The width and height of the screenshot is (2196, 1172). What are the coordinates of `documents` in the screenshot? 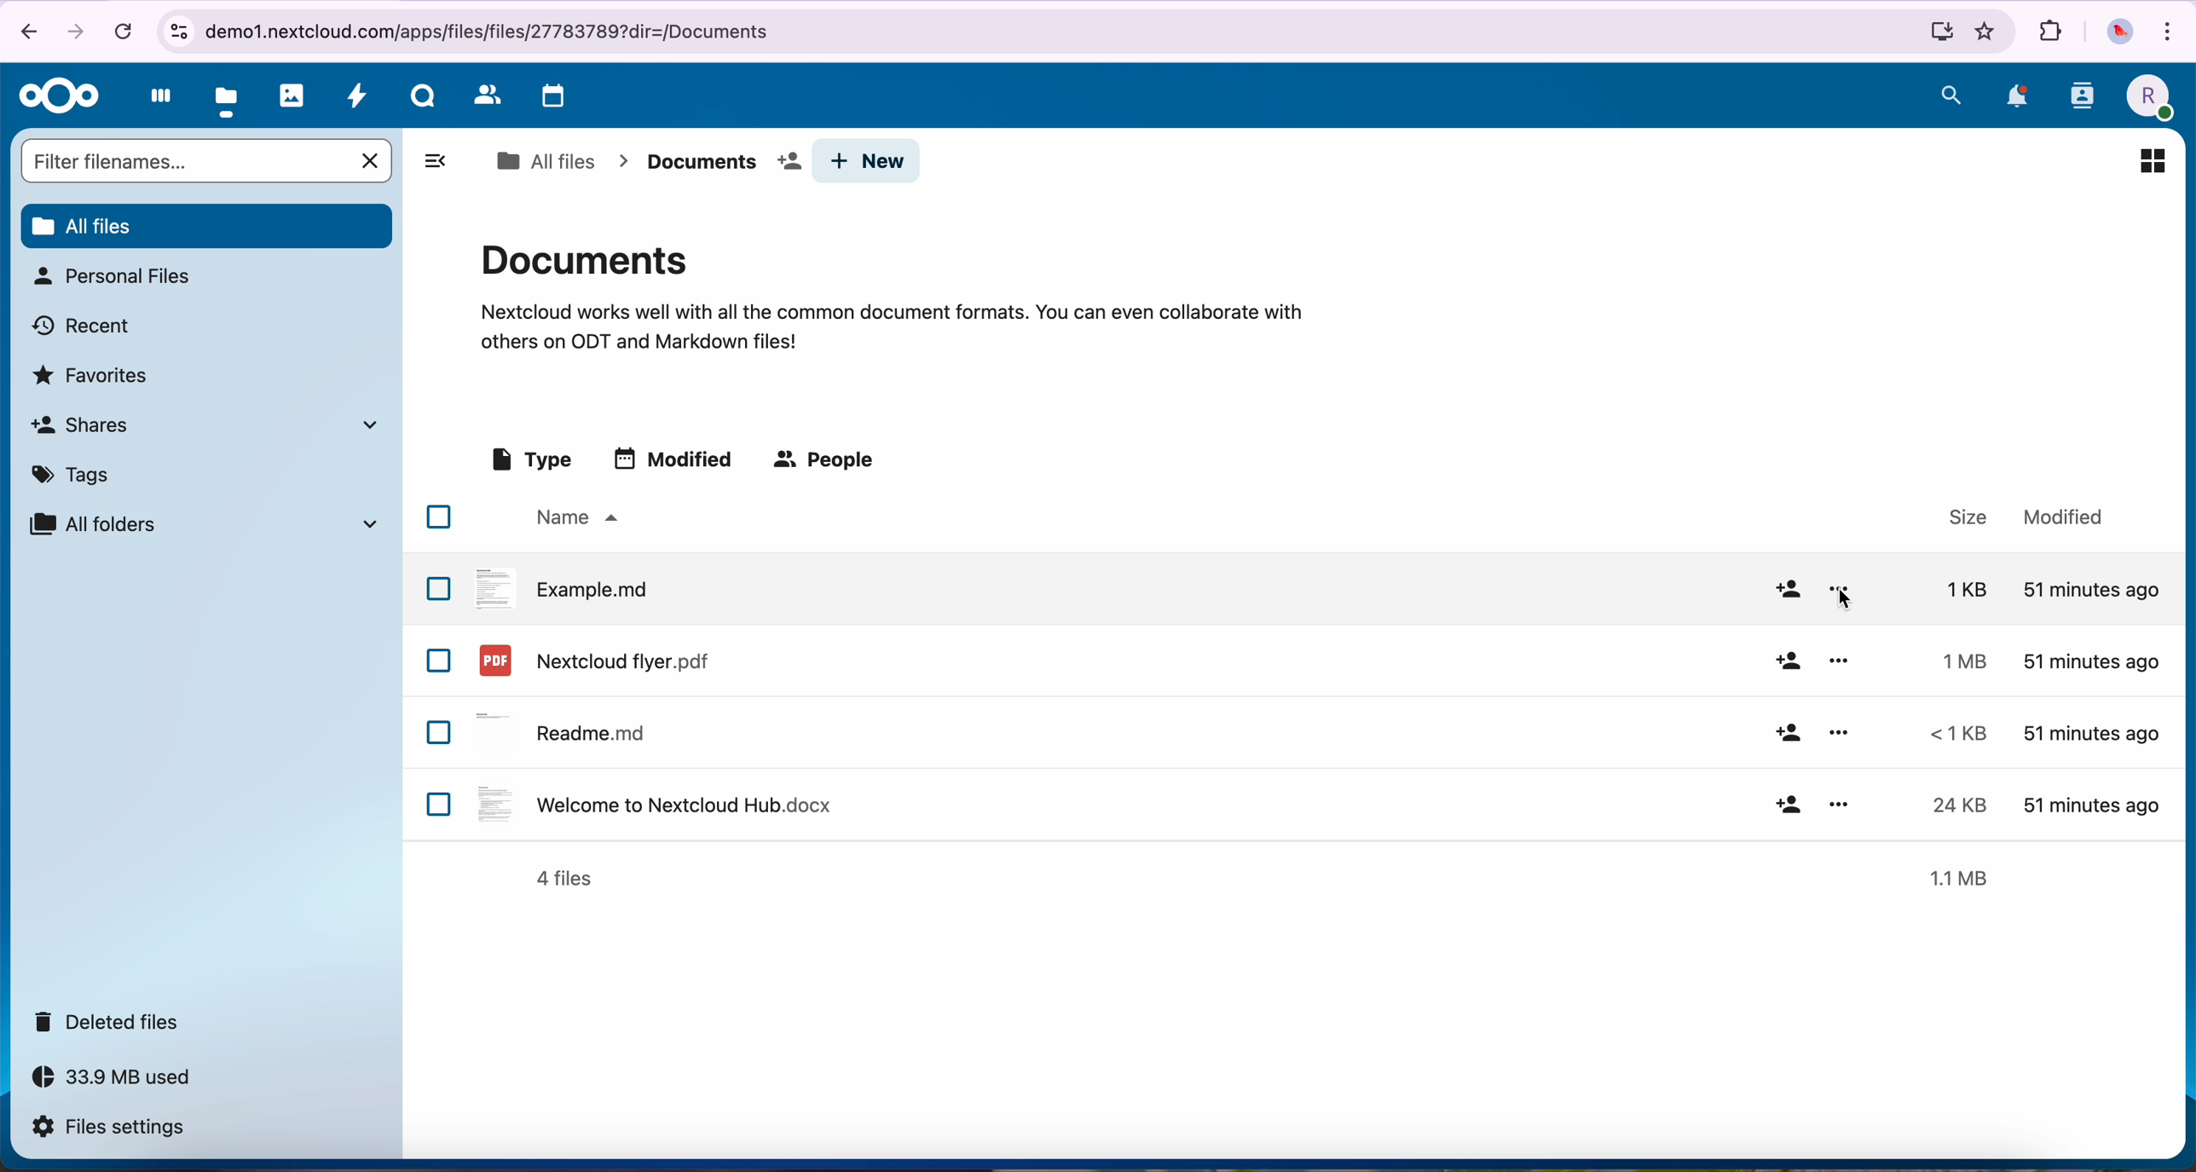 It's located at (722, 162).